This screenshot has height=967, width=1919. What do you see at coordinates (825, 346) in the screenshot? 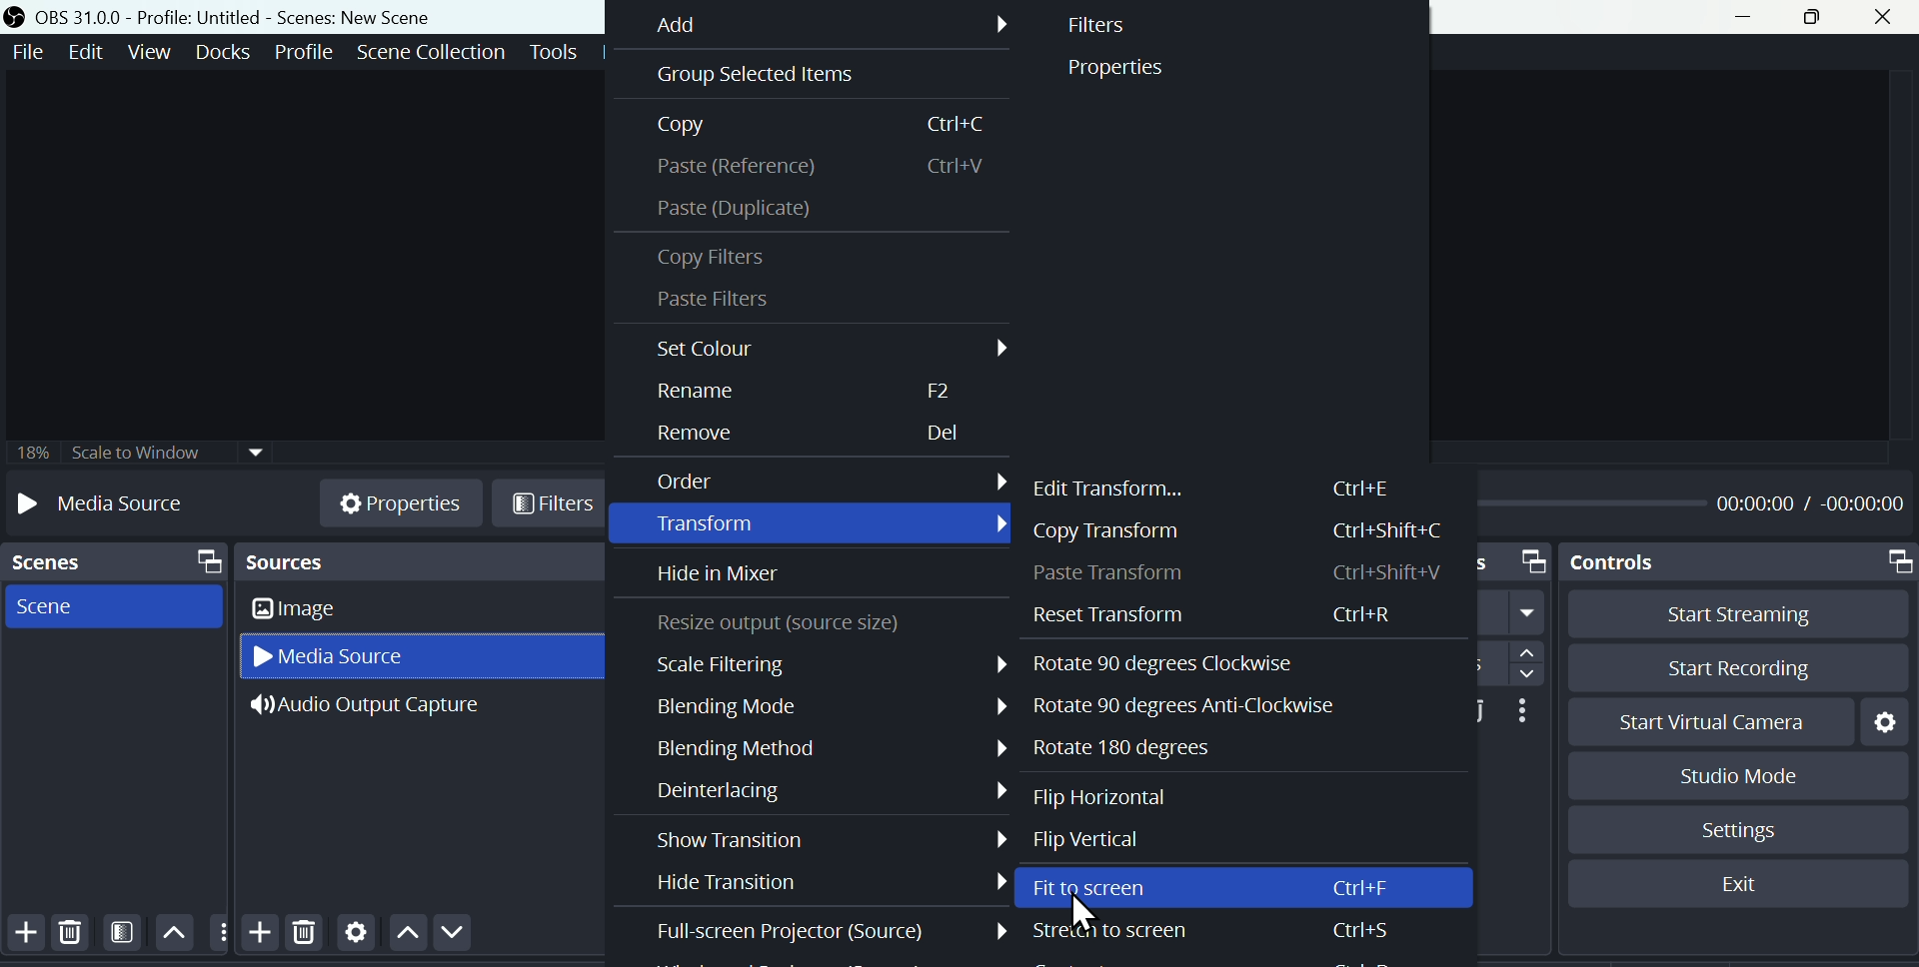
I see `Set colour` at bounding box center [825, 346].